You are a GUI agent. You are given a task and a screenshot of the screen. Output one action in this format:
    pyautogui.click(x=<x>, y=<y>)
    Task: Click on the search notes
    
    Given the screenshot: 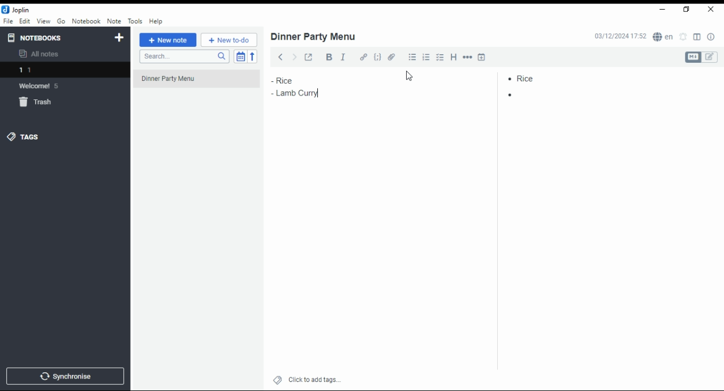 What is the action you would take?
    pyautogui.click(x=183, y=57)
    